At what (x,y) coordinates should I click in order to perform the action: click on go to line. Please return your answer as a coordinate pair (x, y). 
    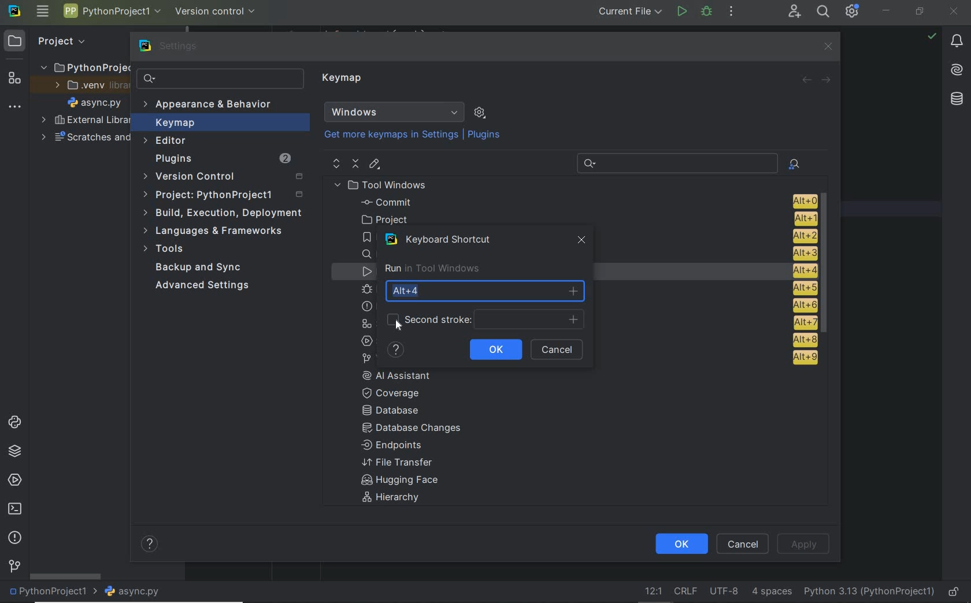
    Looking at the image, I should click on (651, 592).